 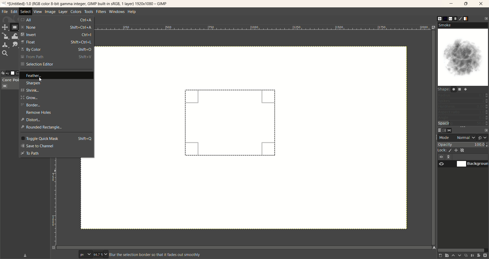 I want to click on document histor, so click(x=454, y=18).